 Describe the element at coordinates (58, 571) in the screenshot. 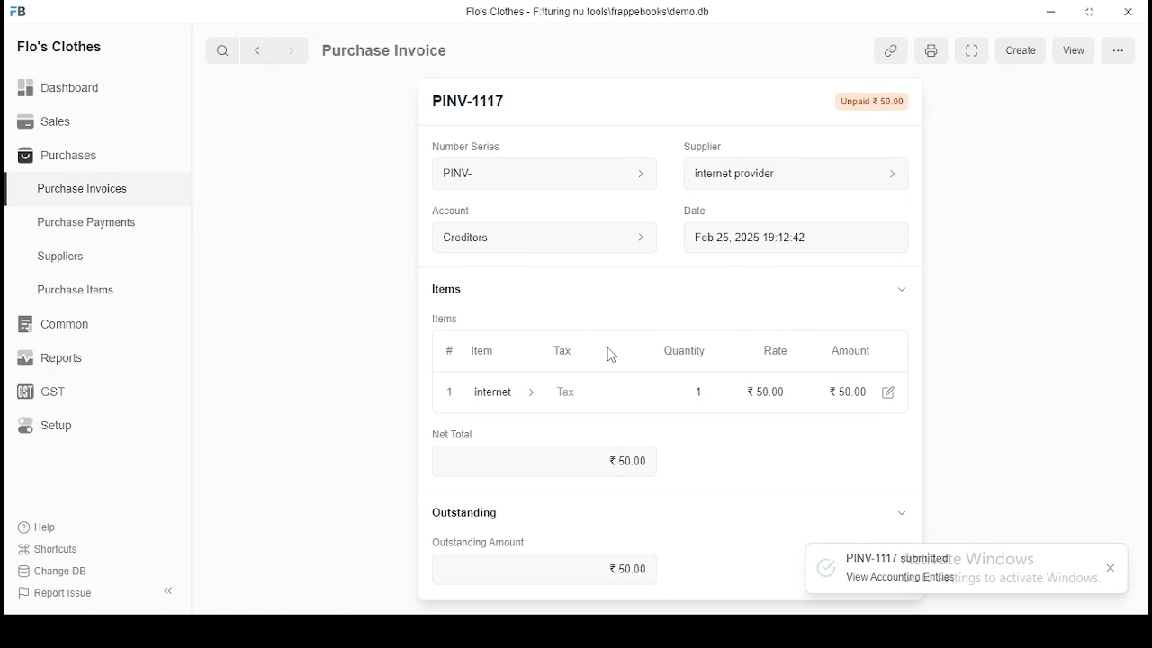

I see `Change DB` at that location.